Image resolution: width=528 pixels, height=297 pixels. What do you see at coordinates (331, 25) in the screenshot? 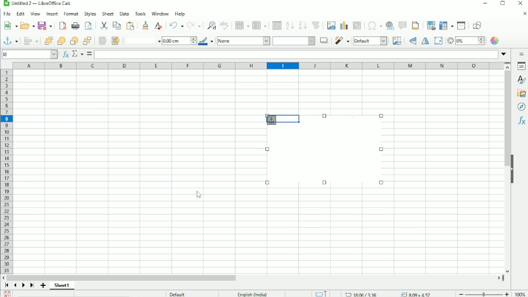
I see `Insert image` at bounding box center [331, 25].